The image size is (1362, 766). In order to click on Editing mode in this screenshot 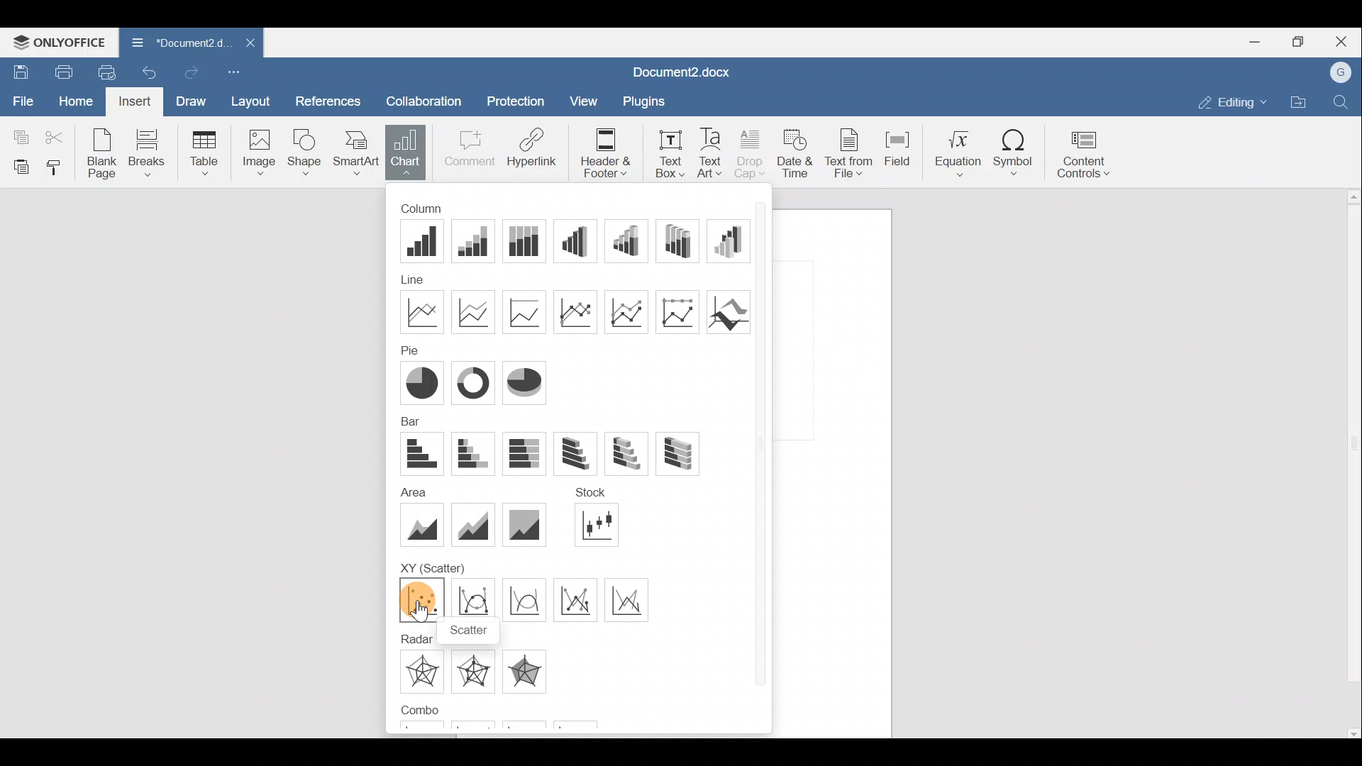, I will do `click(1229, 102)`.